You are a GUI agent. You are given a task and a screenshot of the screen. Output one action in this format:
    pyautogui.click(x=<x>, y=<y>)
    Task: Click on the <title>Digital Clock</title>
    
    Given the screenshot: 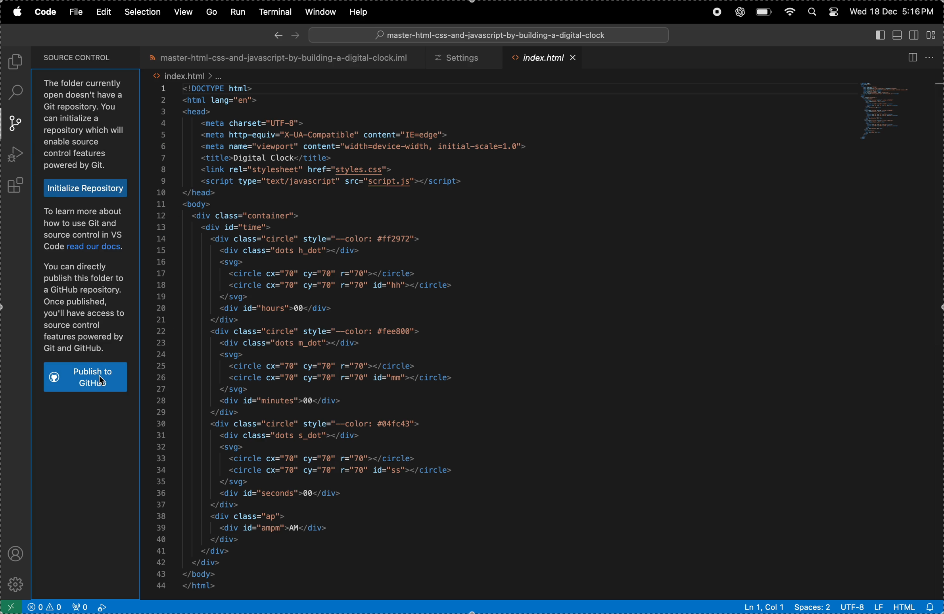 What is the action you would take?
    pyautogui.click(x=267, y=158)
    